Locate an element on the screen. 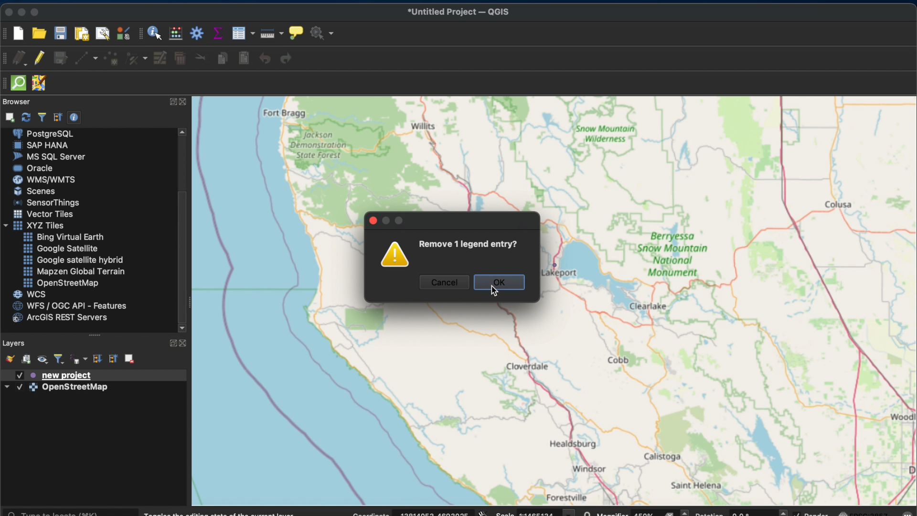 The image size is (917, 516). CONTRACT is located at coordinates (185, 344).